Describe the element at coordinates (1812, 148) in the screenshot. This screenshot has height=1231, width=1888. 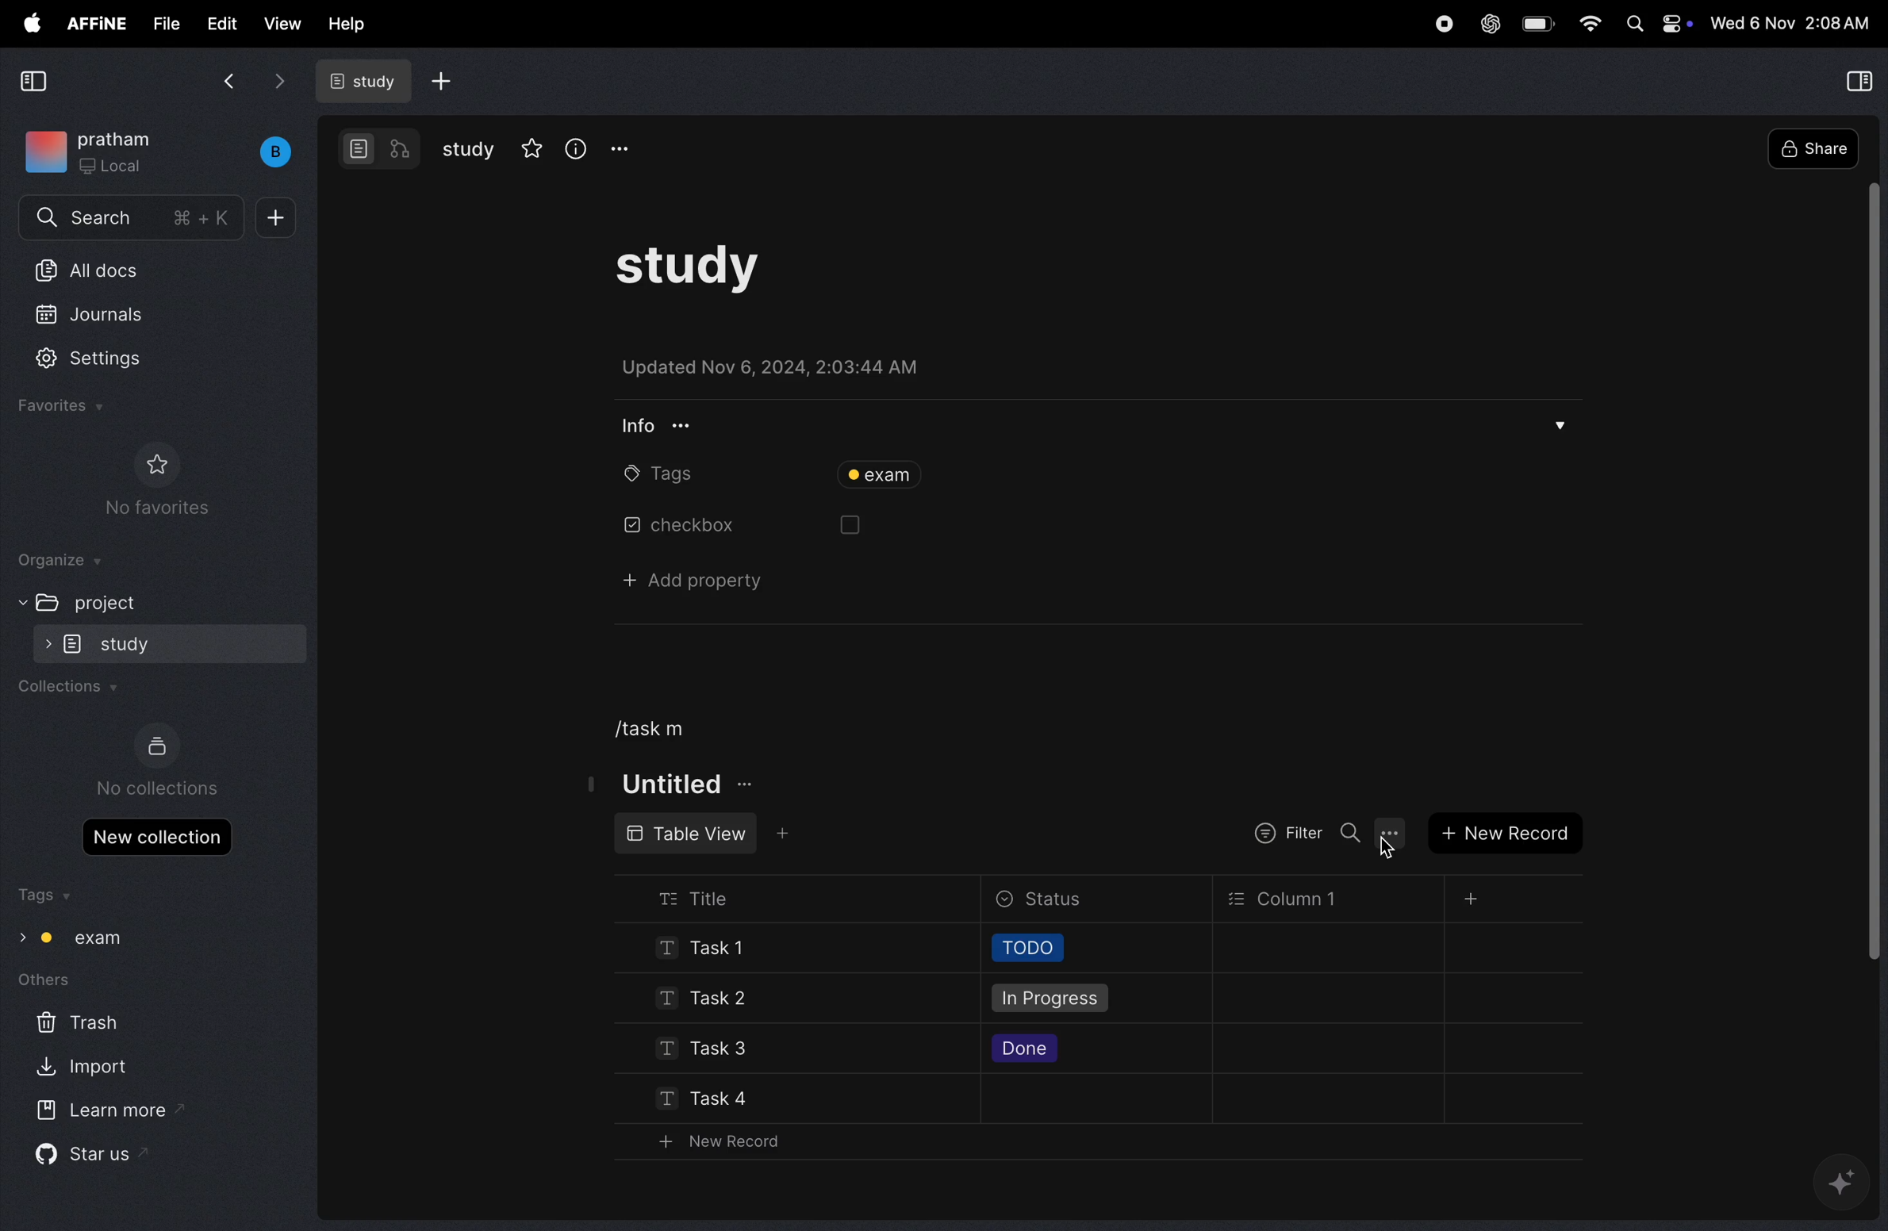
I see `share` at that location.